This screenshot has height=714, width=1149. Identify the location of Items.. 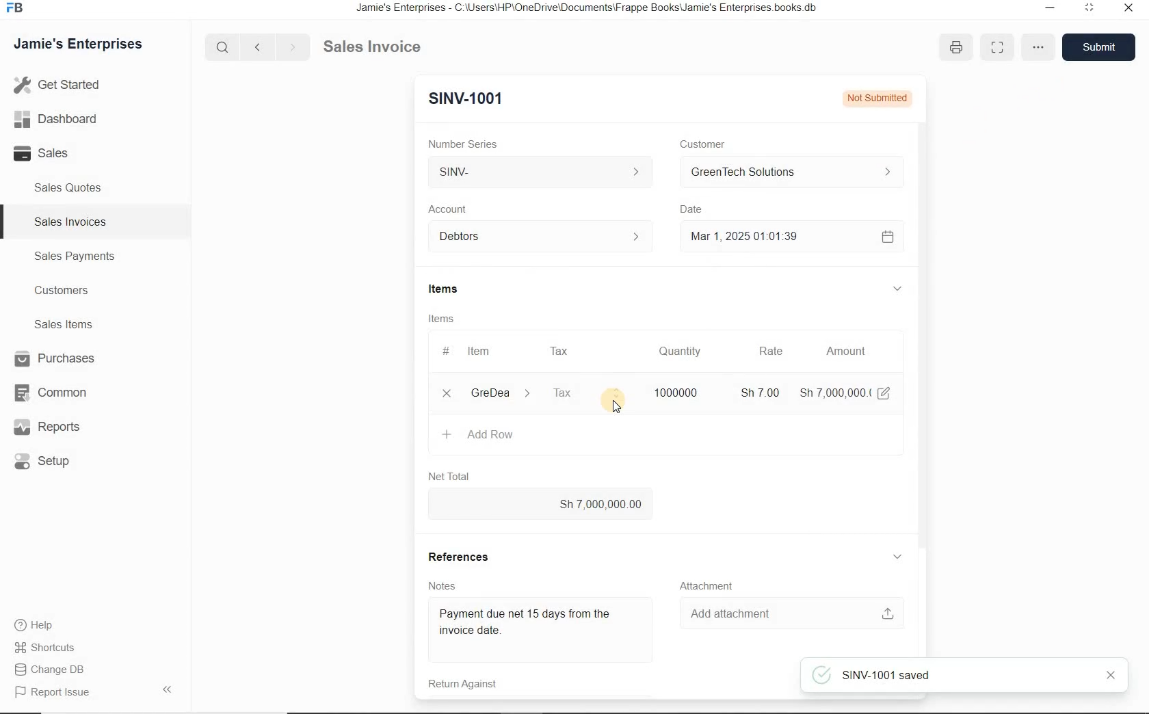
(440, 319).